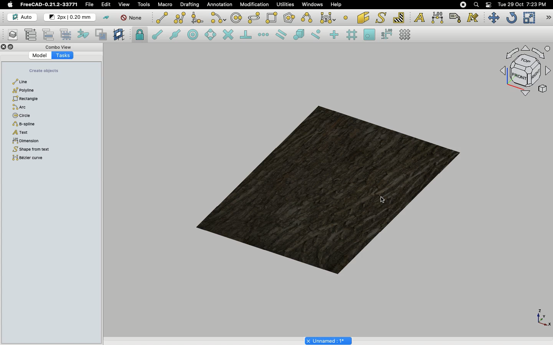 Image resolution: width=553 pixels, height=345 pixels. What do you see at coordinates (43, 71) in the screenshot?
I see `Create objects` at bounding box center [43, 71].